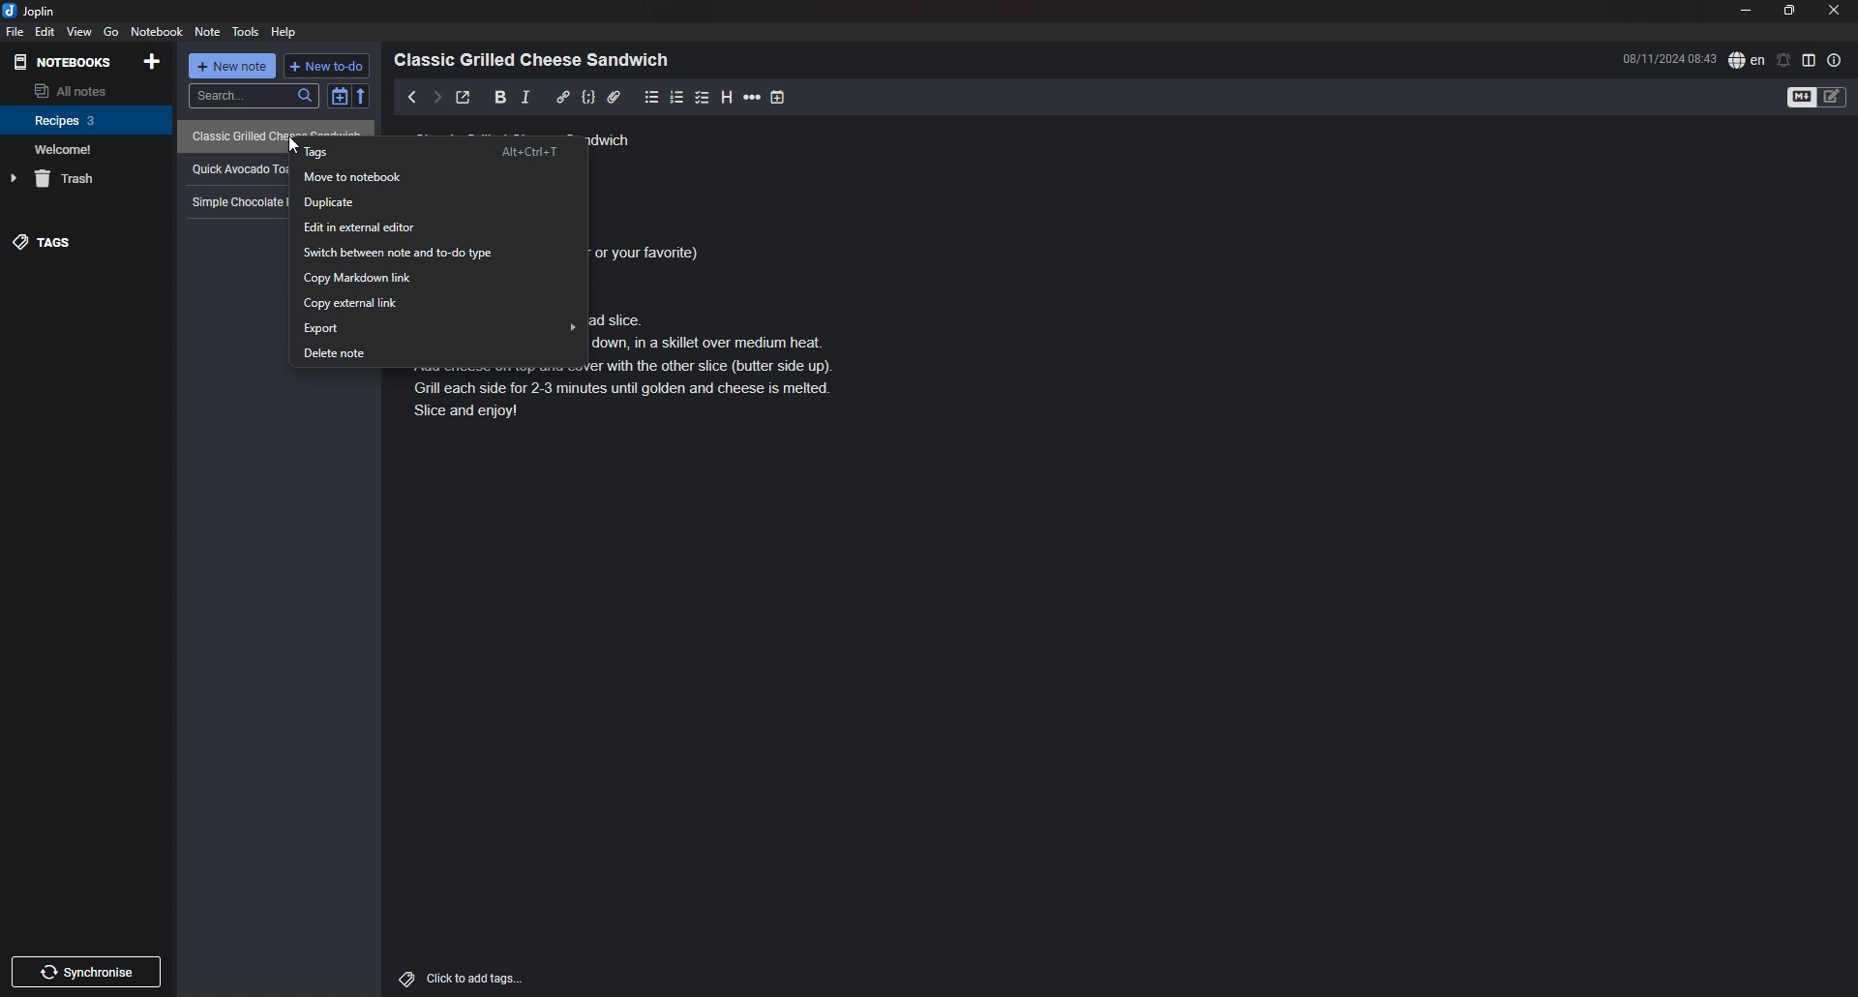  I want to click on notebooks, so click(65, 62).